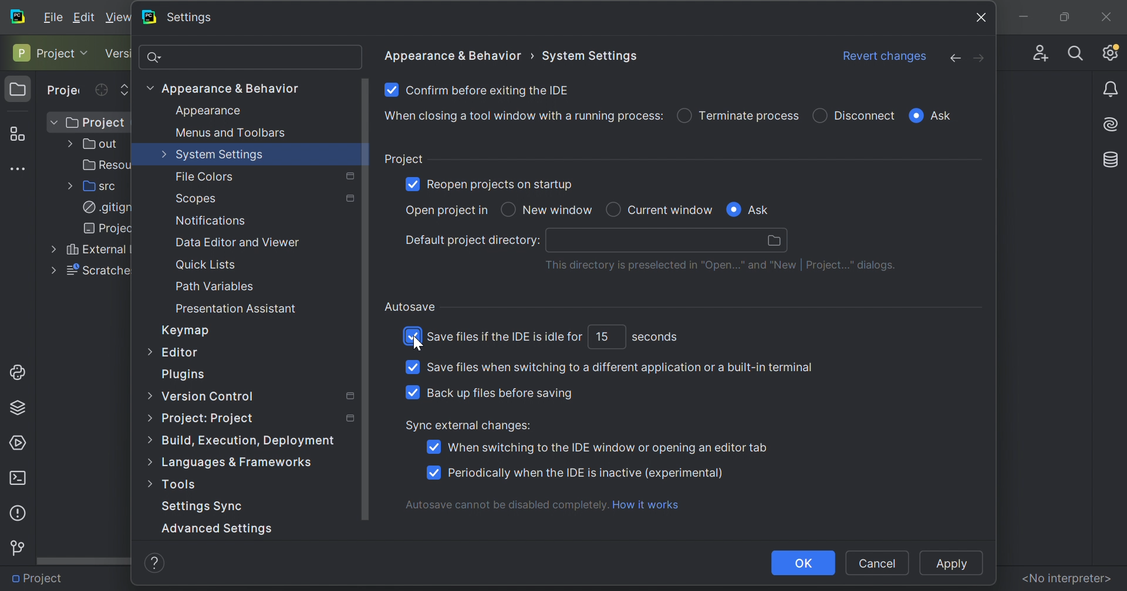 This screenshot has width=1127, height=591. What do you see at coordinates (150, 464) in the screenshot?
I see `More` at bounding box center [150, 464].